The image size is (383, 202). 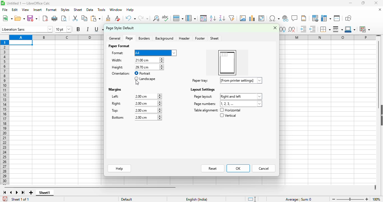 I want to click on text language, so click(x=197, y=199).